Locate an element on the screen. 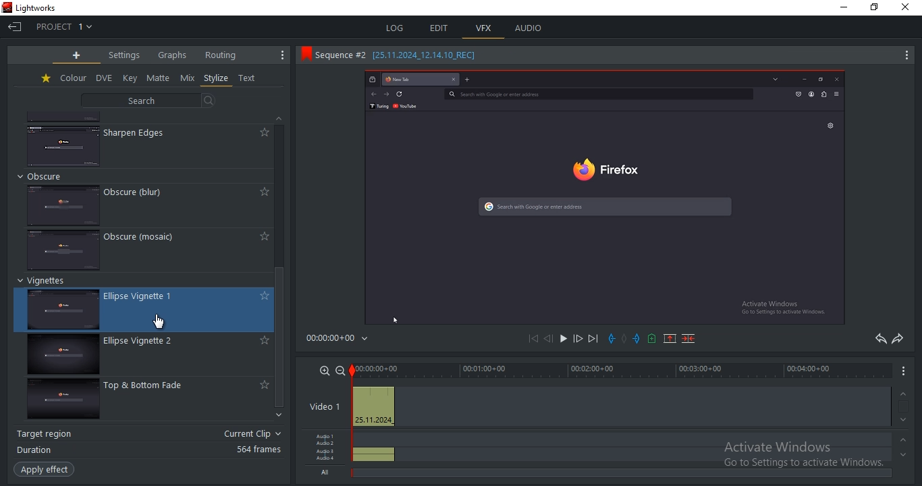 The width and height of the screenshot is (922, 486). Show: Project 1 is located at coordinates (67, 26).